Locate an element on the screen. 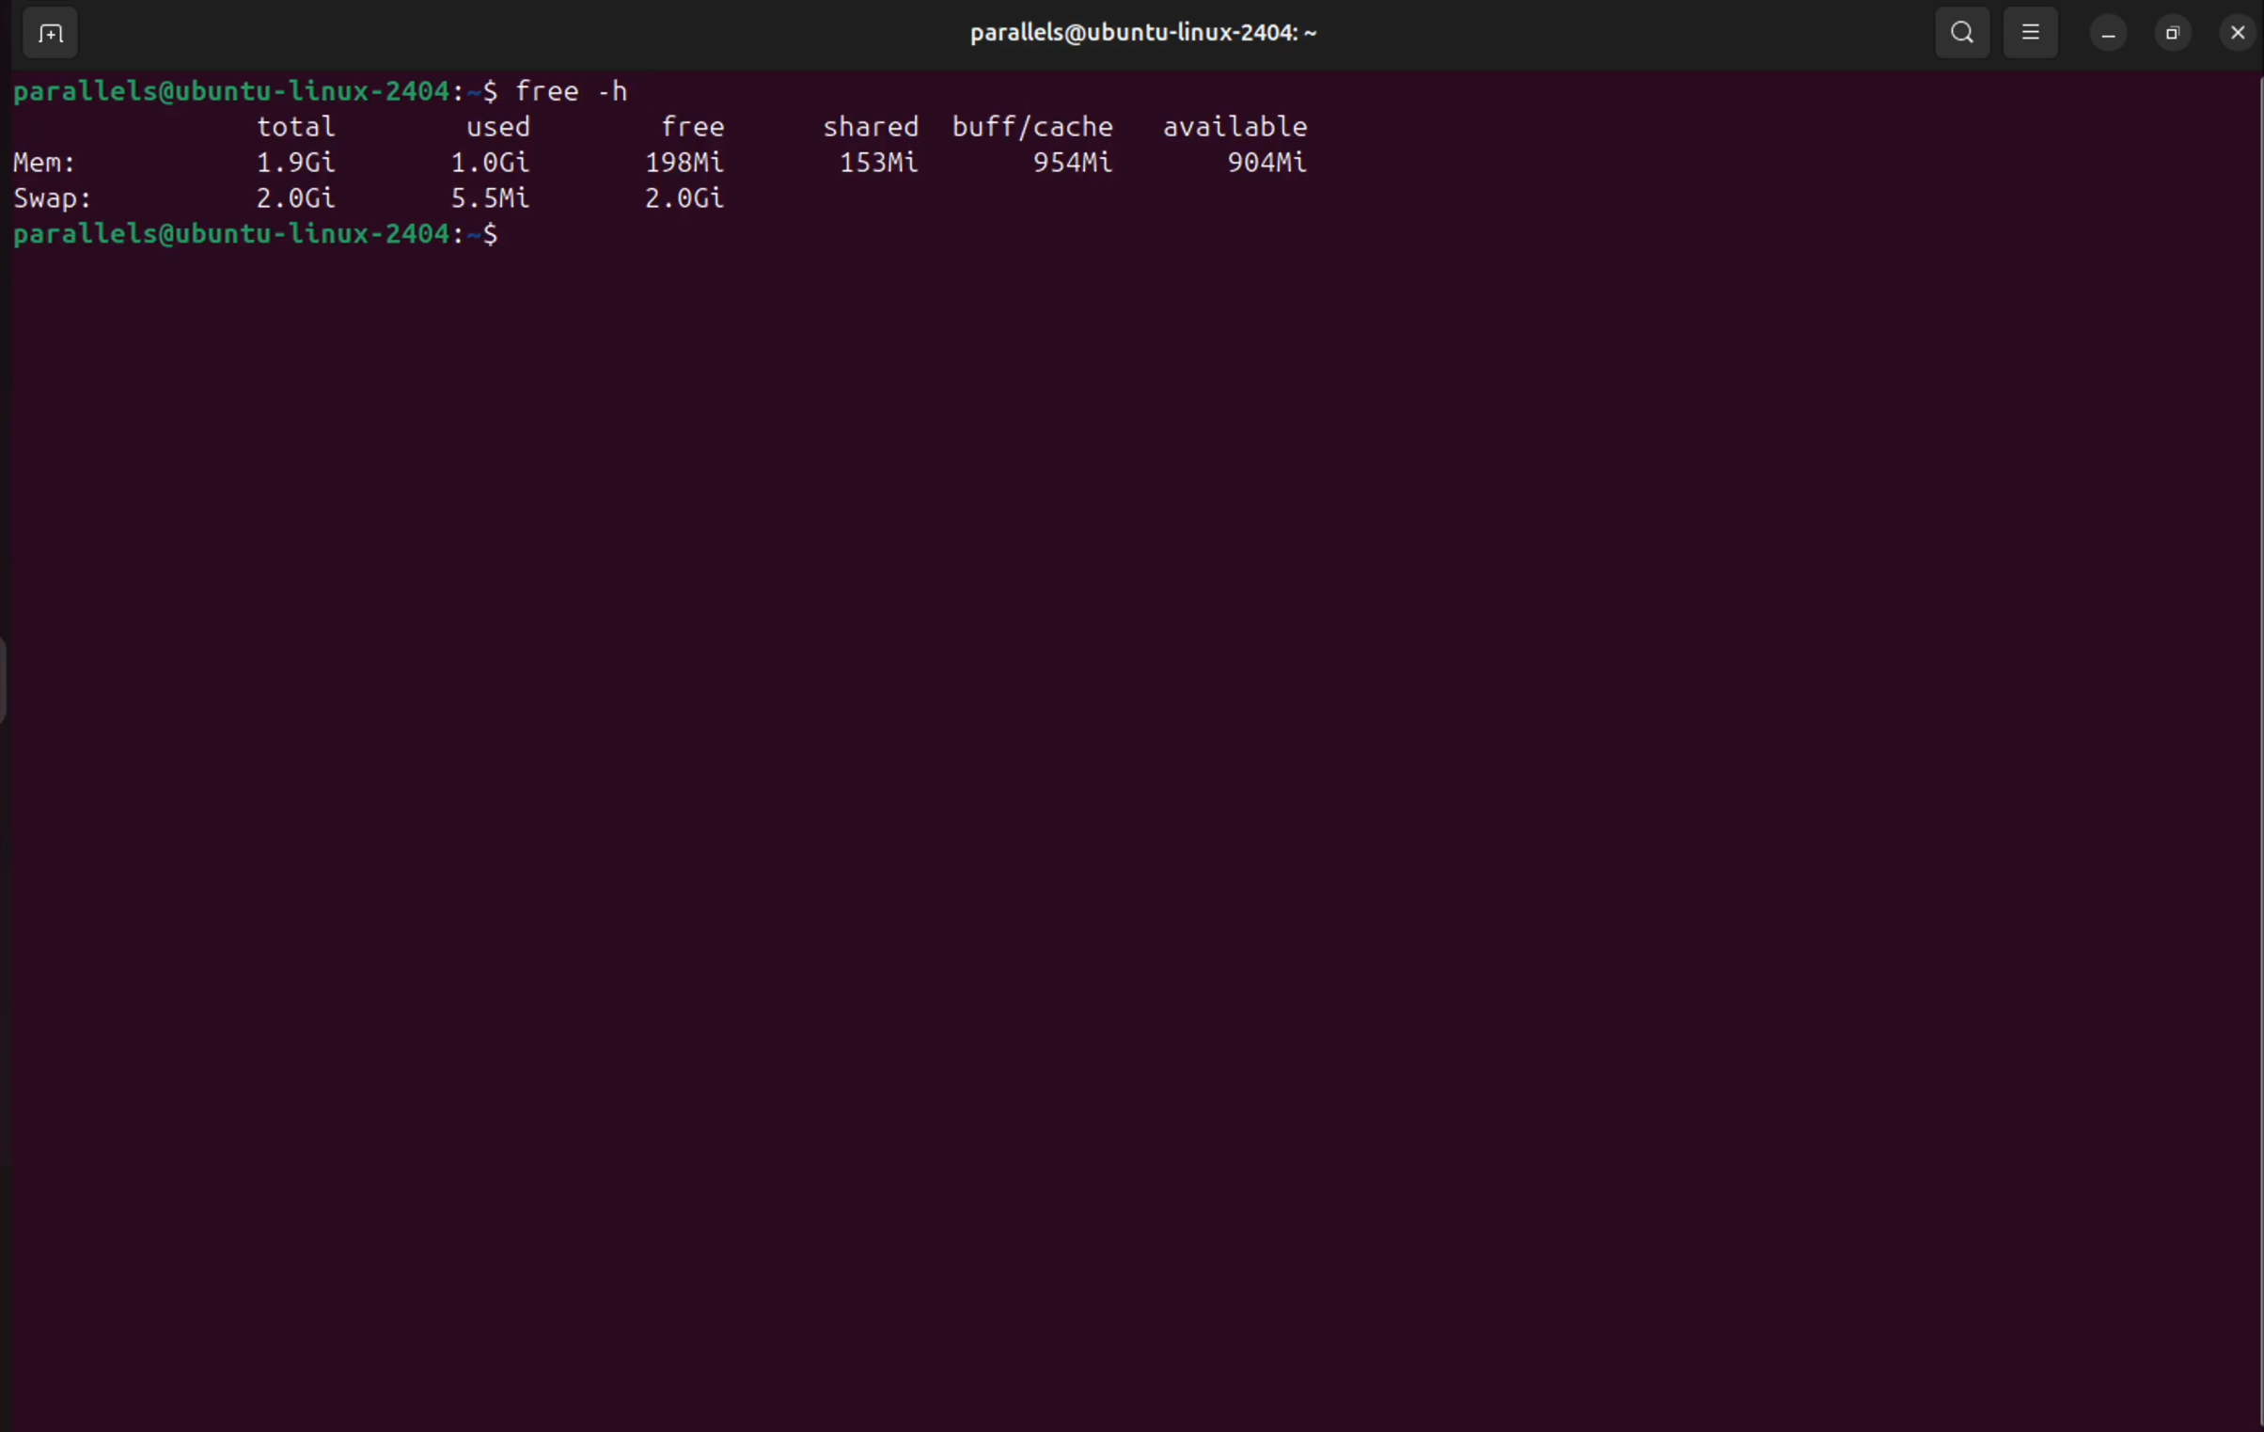 The height and width of the screenshot is (1432, 2264). search is located at coordinates (1964, 33).